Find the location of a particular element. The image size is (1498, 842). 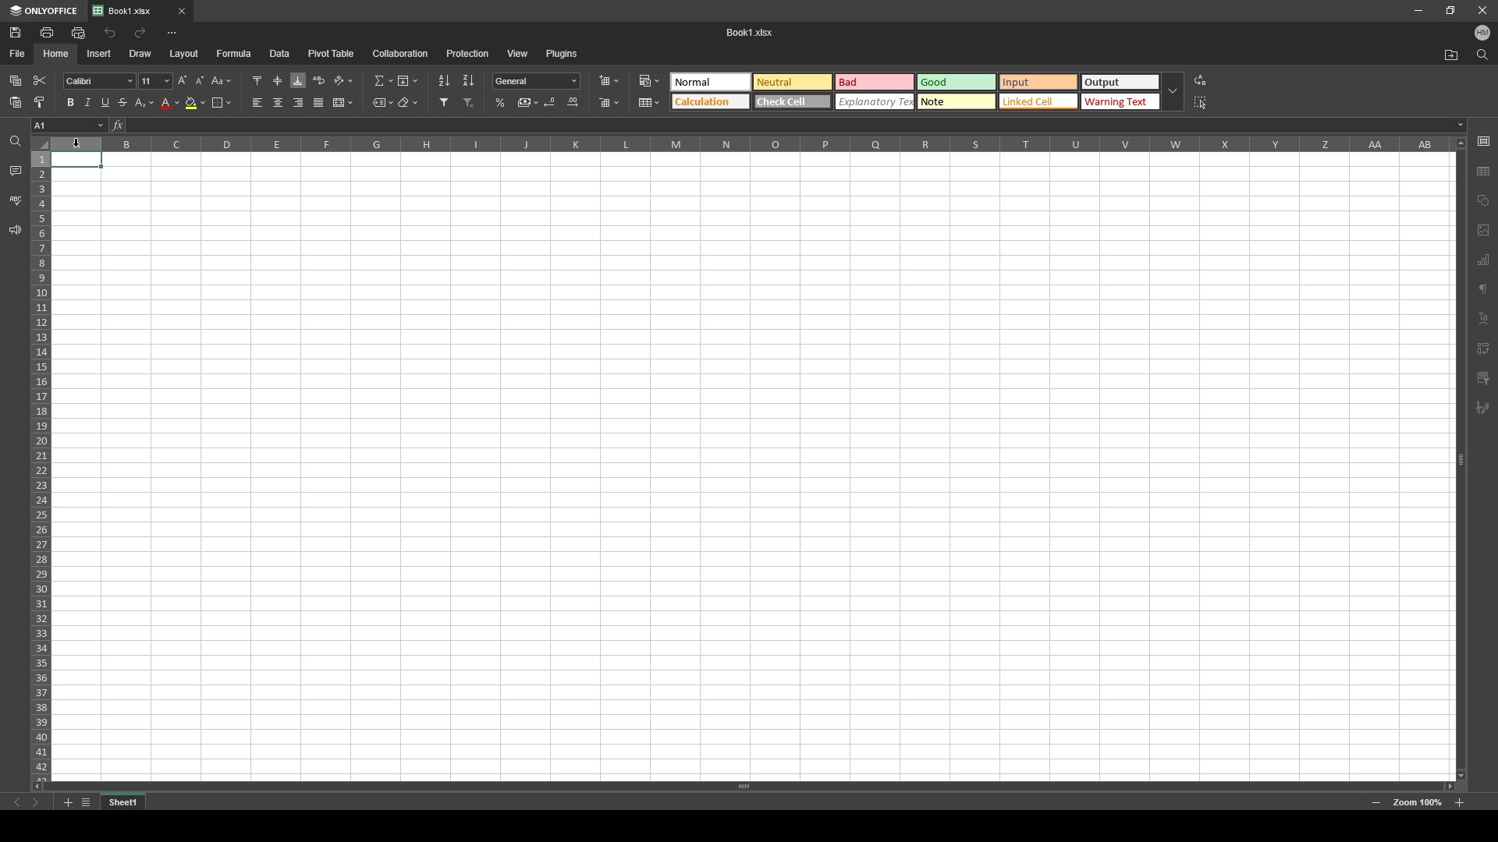

subscript is located at coordinates (145, 102).